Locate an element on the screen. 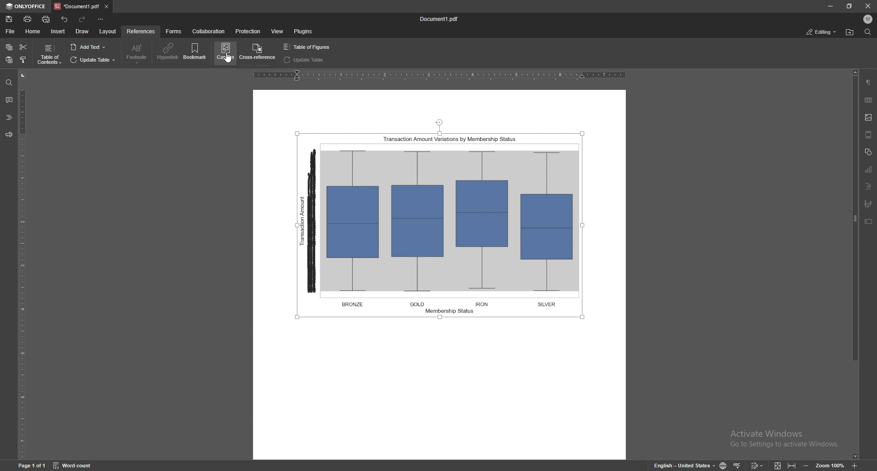 The image size is (877, 471). text art is located at coordinates (868, 186).